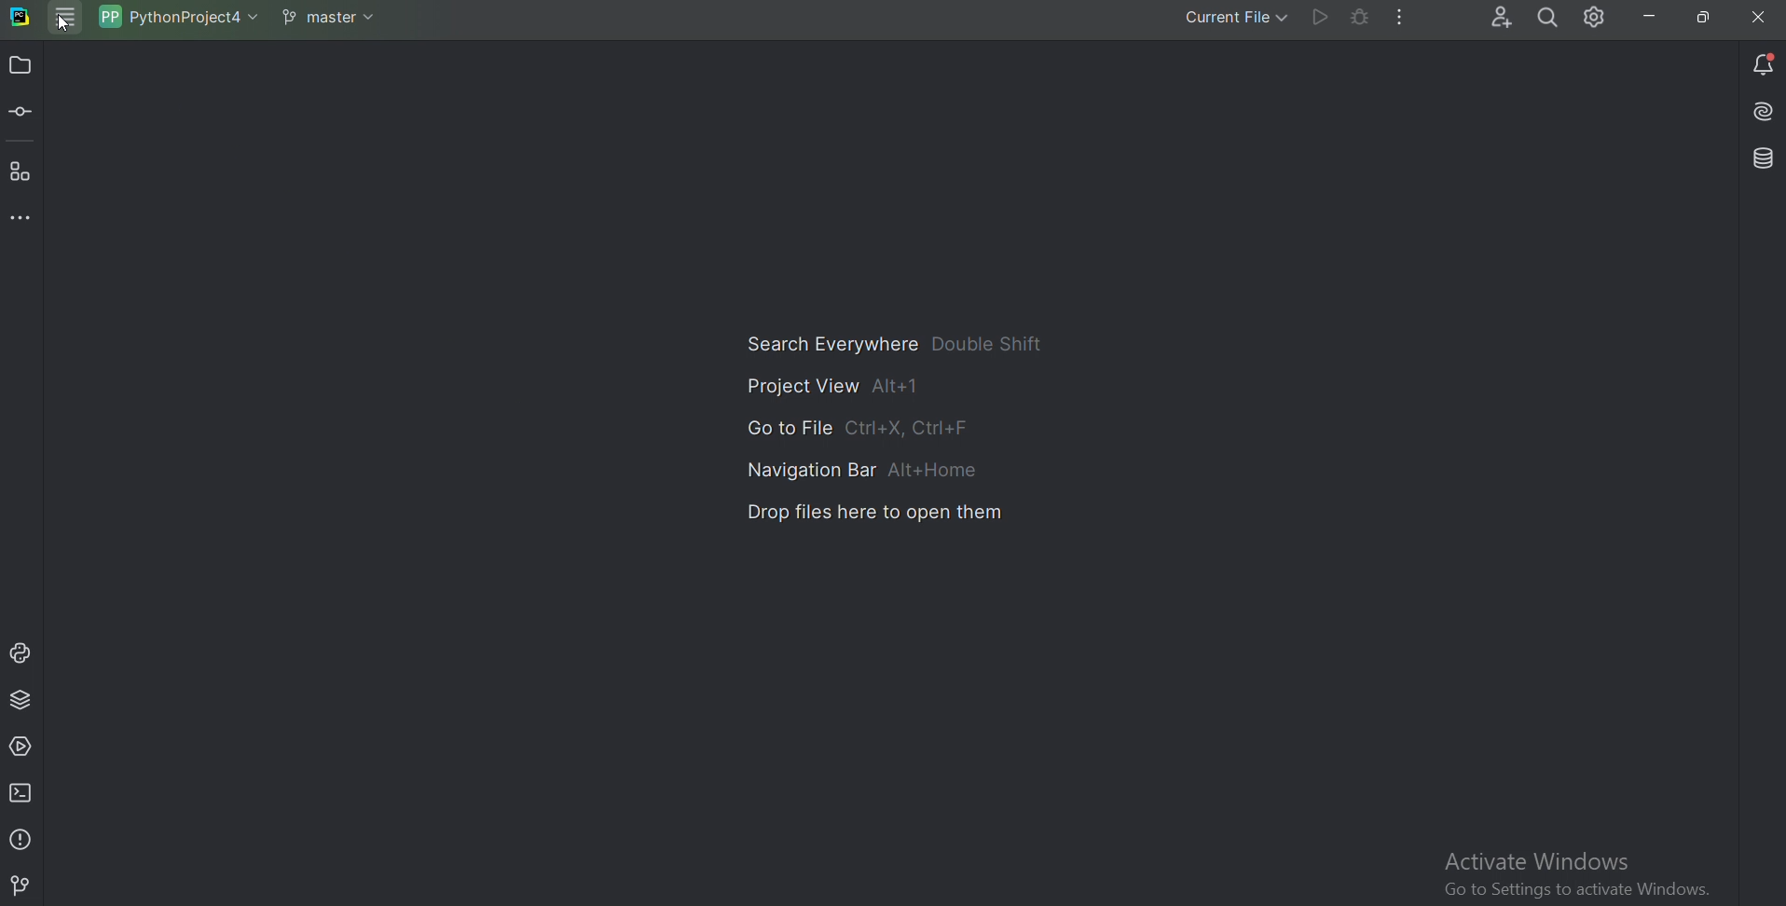 The height and width of the screenshot is (906, 1786). Describe the element at coordinates (1577, 873) in the screenshot. I see `Activate Windows
Go to Settinac to activate Windows` at that location.